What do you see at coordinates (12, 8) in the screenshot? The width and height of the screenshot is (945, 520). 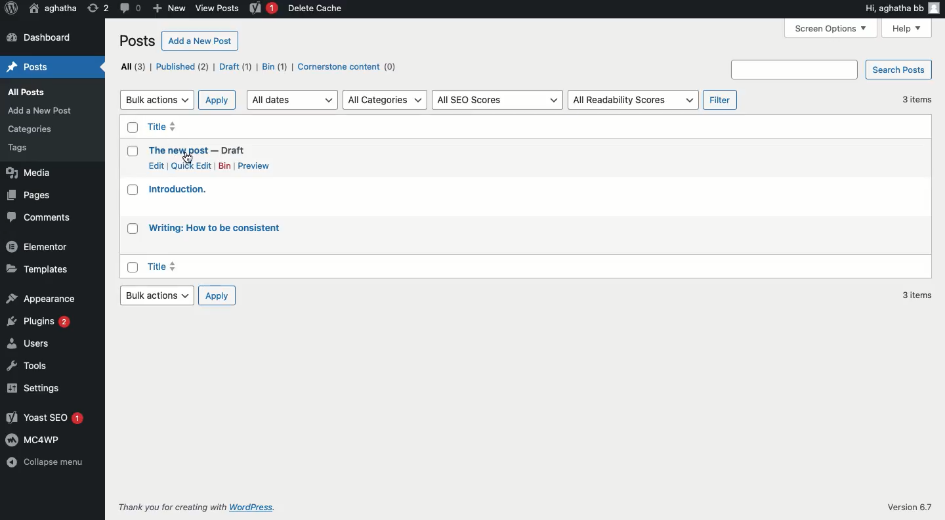 I see `Wordpress logo` at bounding box center [12, 8].